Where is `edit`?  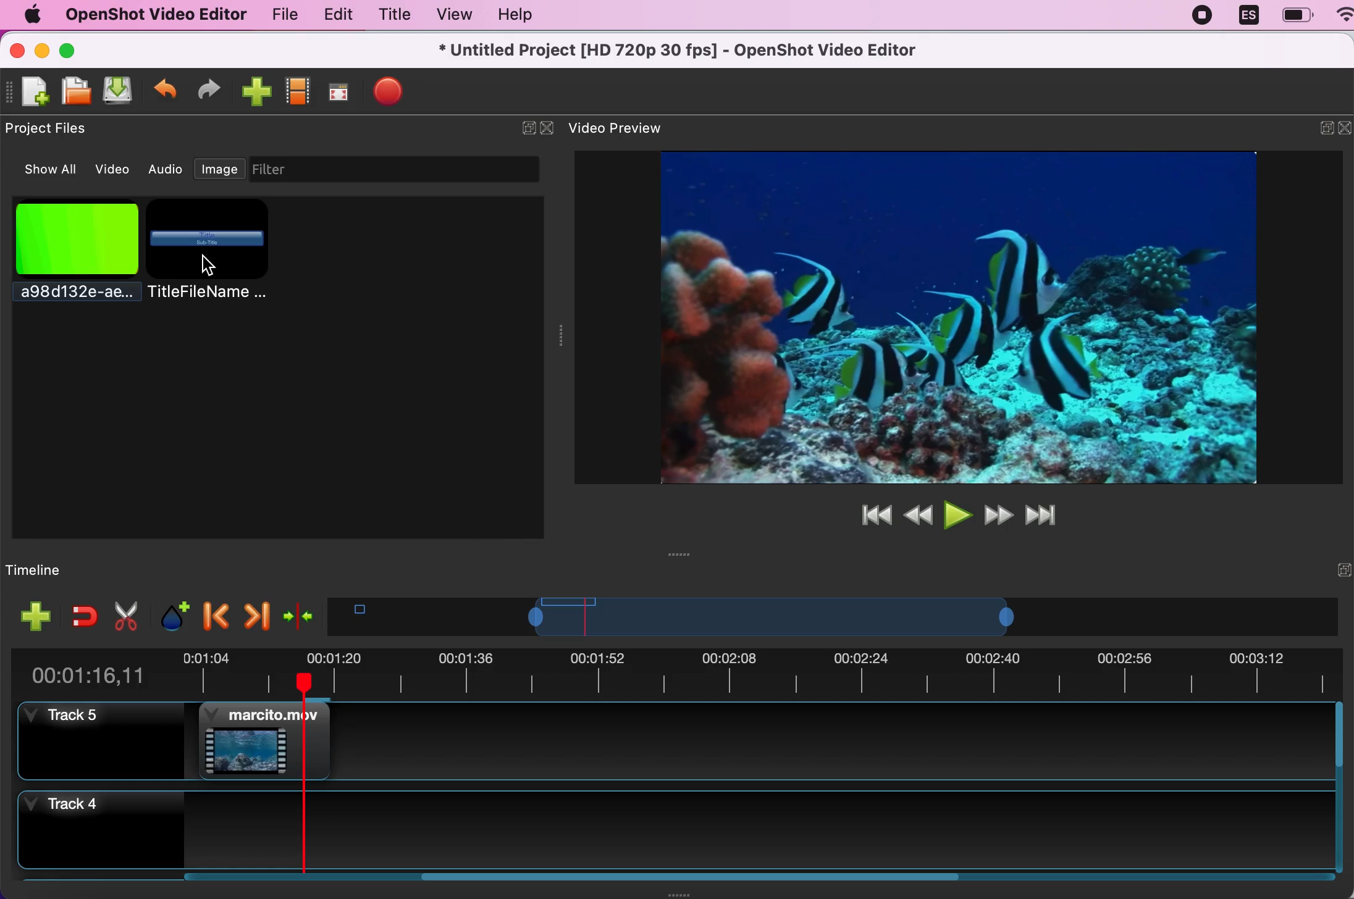
edit is located at coordinates (335, 15).